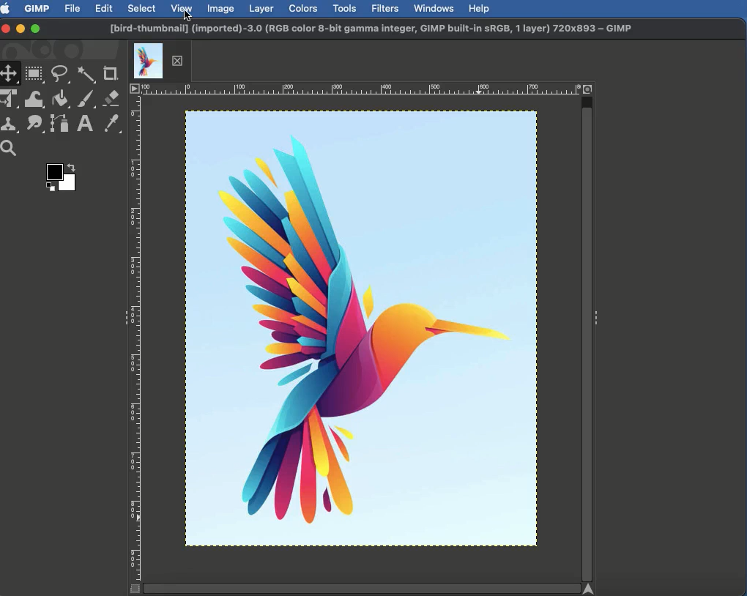 This screenshot has height=596, width=747. I want to click on Select, so click(142, 8).